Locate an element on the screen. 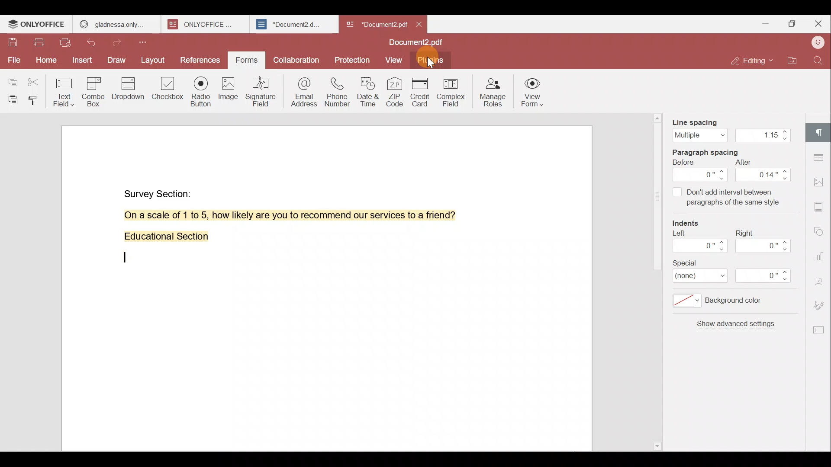 The height and width of the screenshot is (467, 831). Signature settings is located at coordinates (821, 304).